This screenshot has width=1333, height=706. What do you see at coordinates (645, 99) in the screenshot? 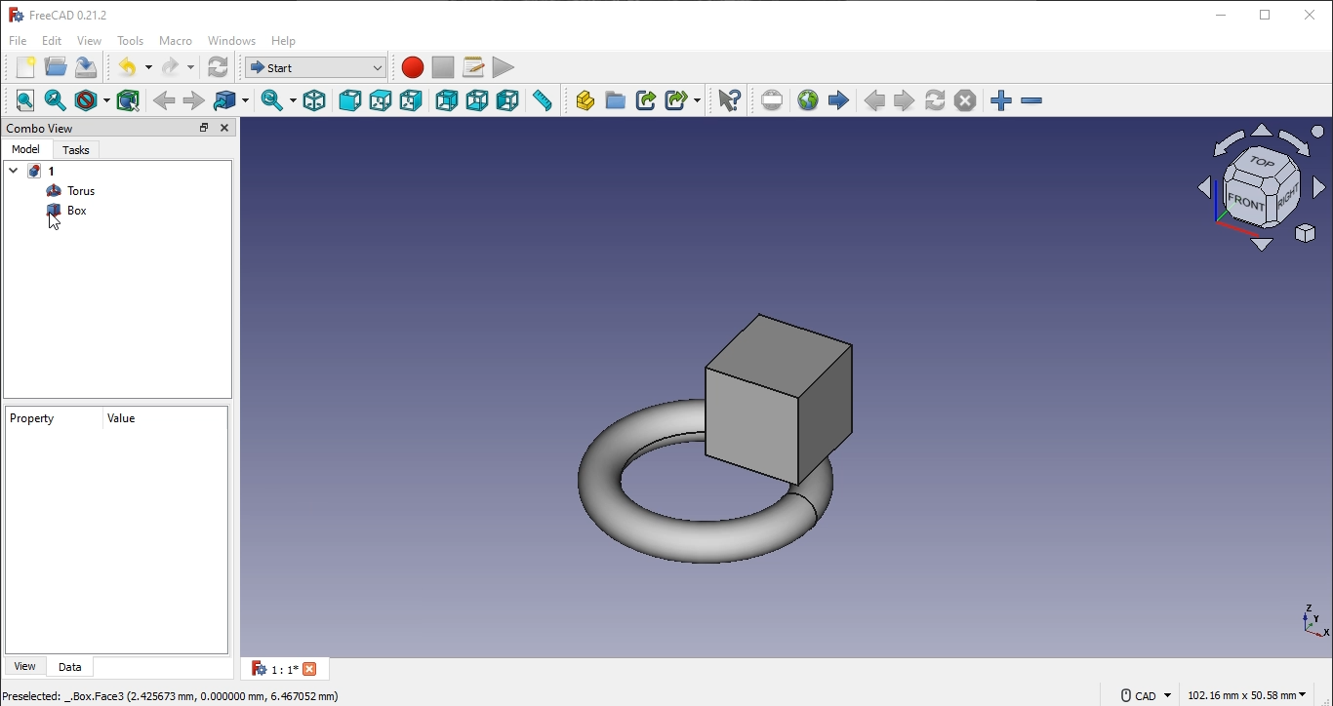
I see `make link` at bounding box center [645, 99].